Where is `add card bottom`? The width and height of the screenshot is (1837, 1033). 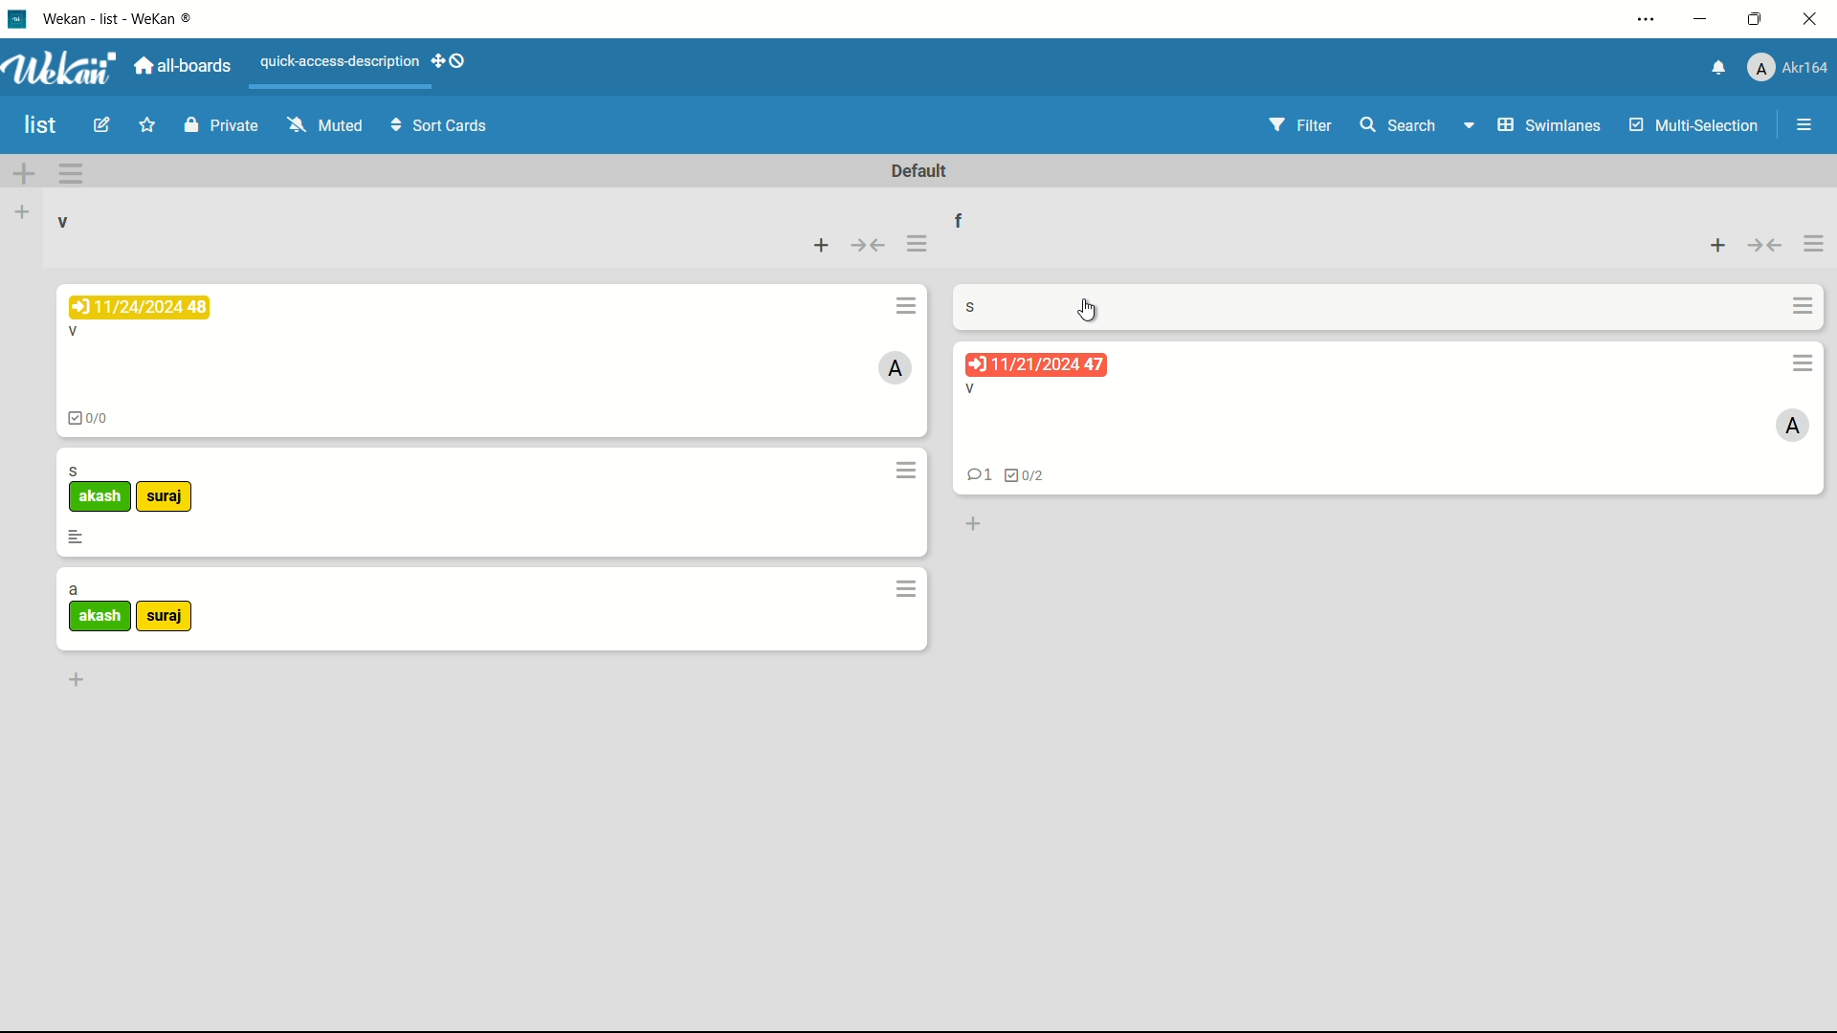
add card bottom is located at coordinates (76, 679).